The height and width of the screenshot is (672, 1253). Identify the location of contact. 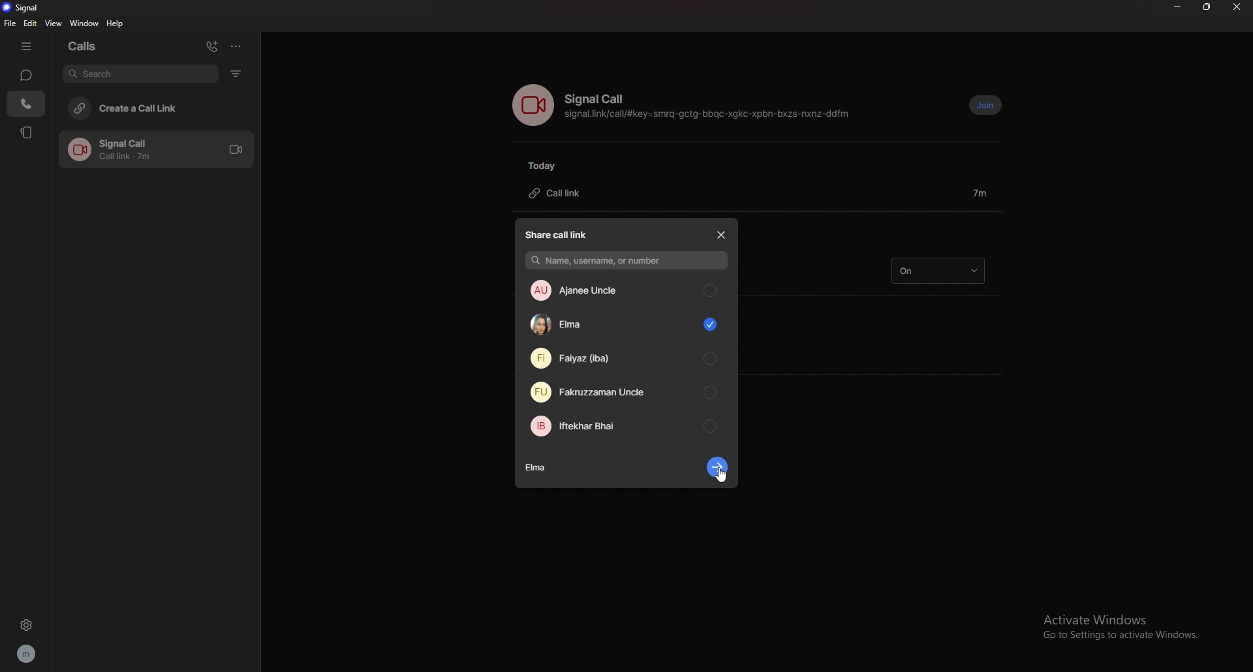
(624, 358).